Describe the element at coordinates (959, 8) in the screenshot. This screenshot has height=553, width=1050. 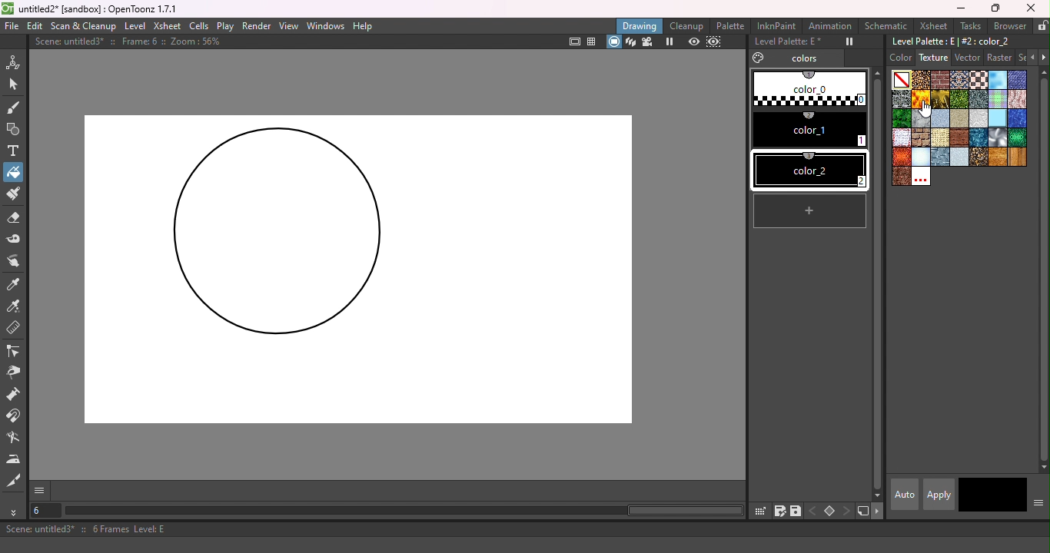
I see `Minimize ` at that location.